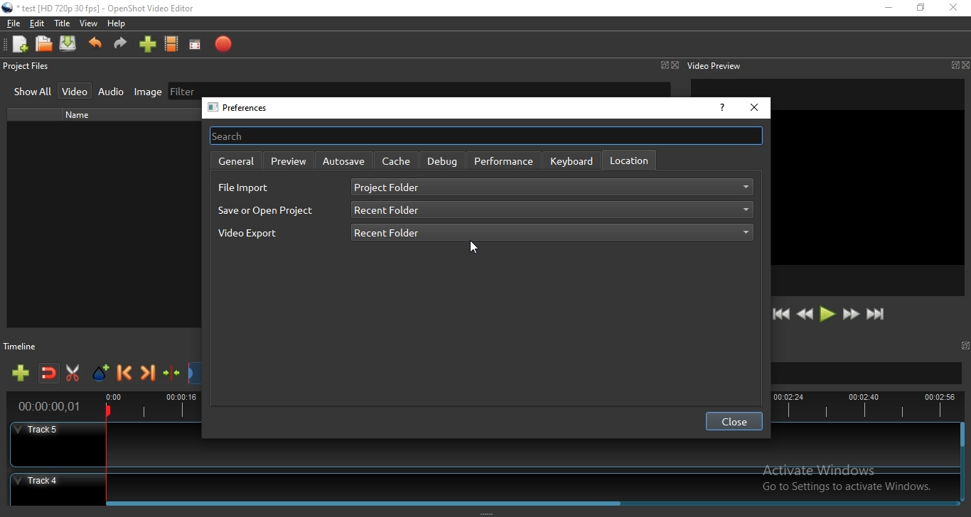 The width and height of the screenshot is (971, 517). What do you see at coordinates (8, 8) in the screenshot?
I see `Openshot Desktop icon` at bounding box center [8, 8].